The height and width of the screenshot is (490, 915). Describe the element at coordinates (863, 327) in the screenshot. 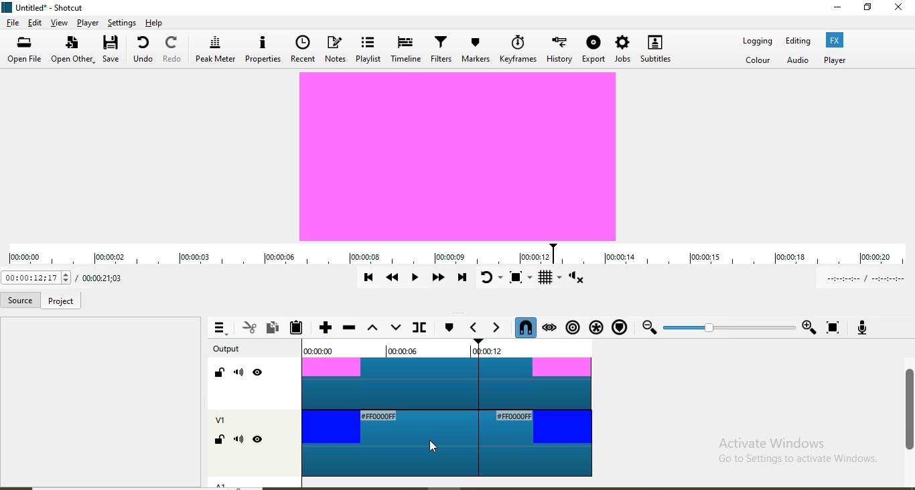

I see `Record audio` at that location.